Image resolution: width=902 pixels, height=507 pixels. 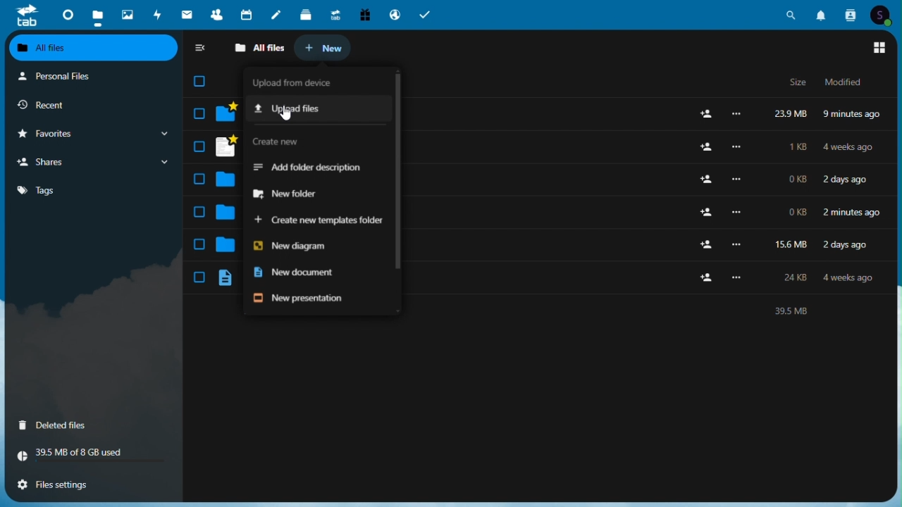 What do you see at coordinates (66, 427) in the screenshot?
I see `Deleted files` at bounding box center [66, 427].